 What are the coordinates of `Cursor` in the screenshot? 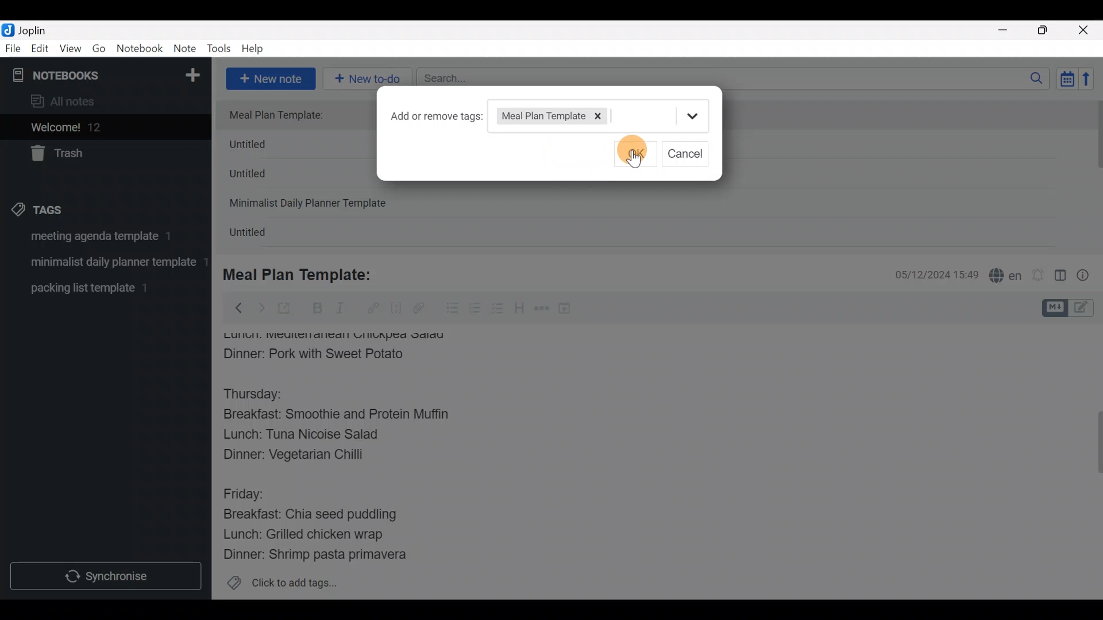 It's located at (630, 150).